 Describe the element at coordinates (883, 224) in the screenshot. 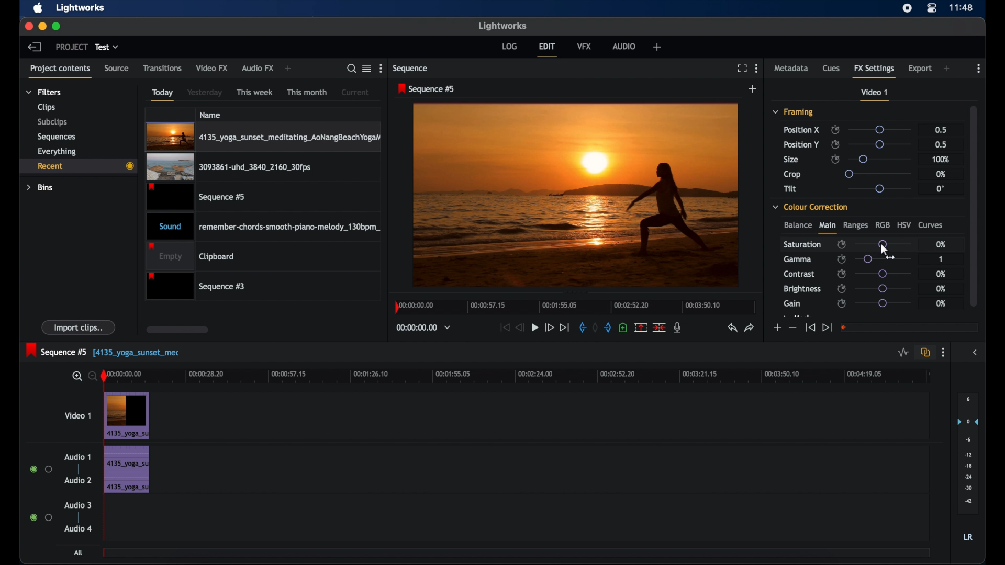

I see `rgb` at that location.